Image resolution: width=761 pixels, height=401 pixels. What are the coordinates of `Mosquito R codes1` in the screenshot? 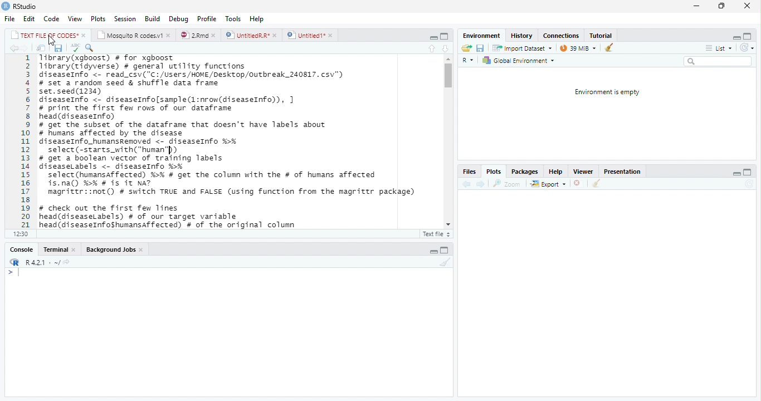 It's located at (134, 35).